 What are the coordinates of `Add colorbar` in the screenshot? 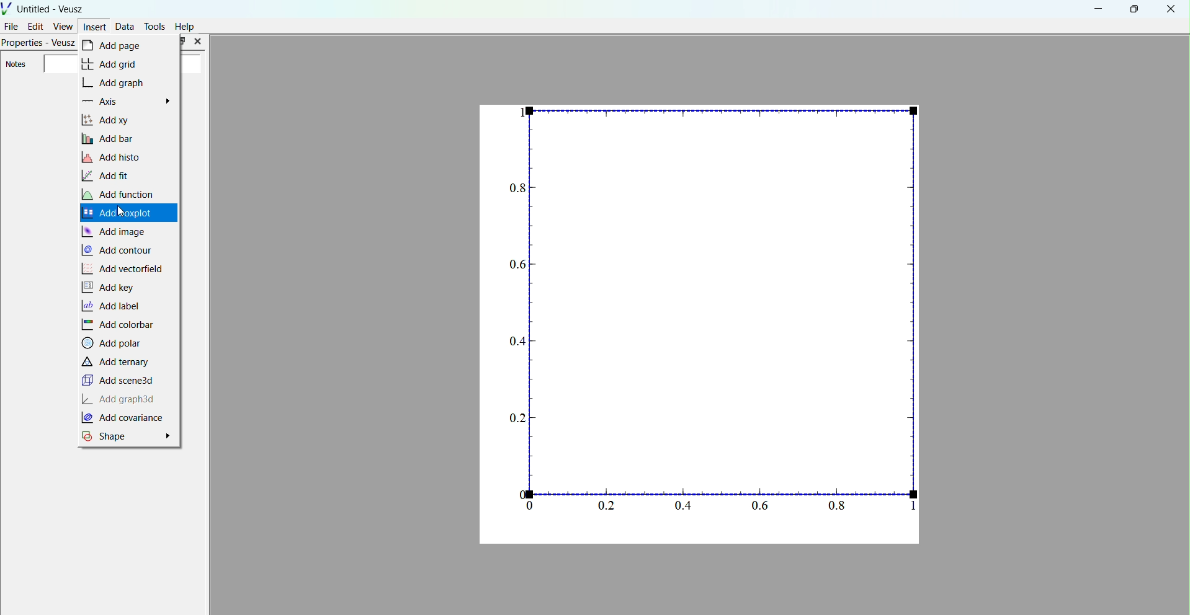 It's located at (119, 325).